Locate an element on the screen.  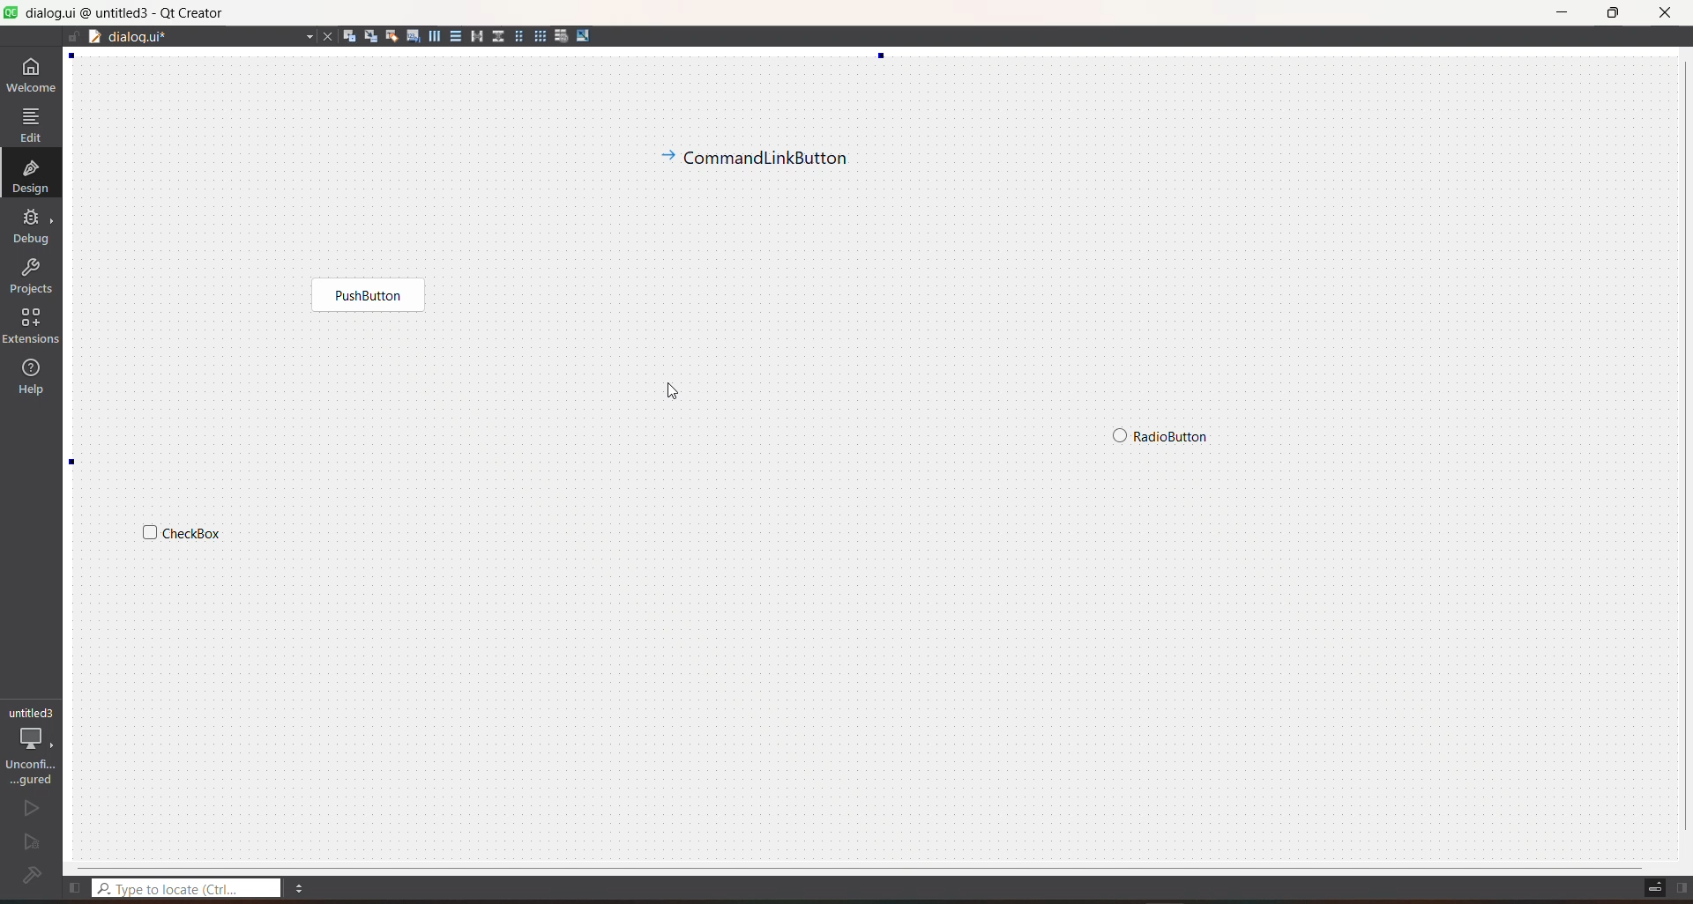
run and debug is located at coordinates (31, 843).